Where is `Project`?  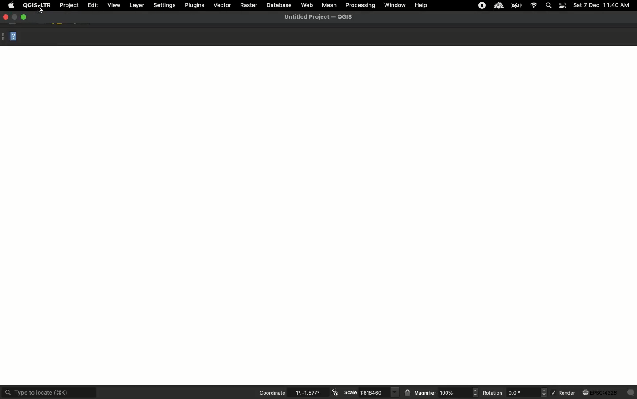 Project is located at coordinates (70, 5).